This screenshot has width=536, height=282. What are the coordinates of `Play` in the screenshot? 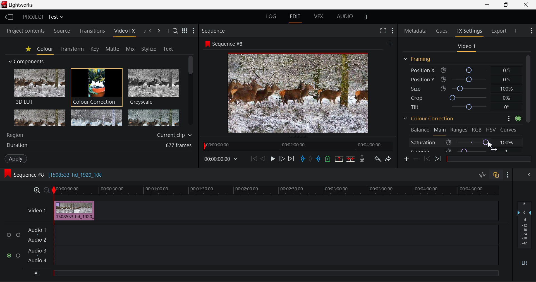 It's located at (272, 159).